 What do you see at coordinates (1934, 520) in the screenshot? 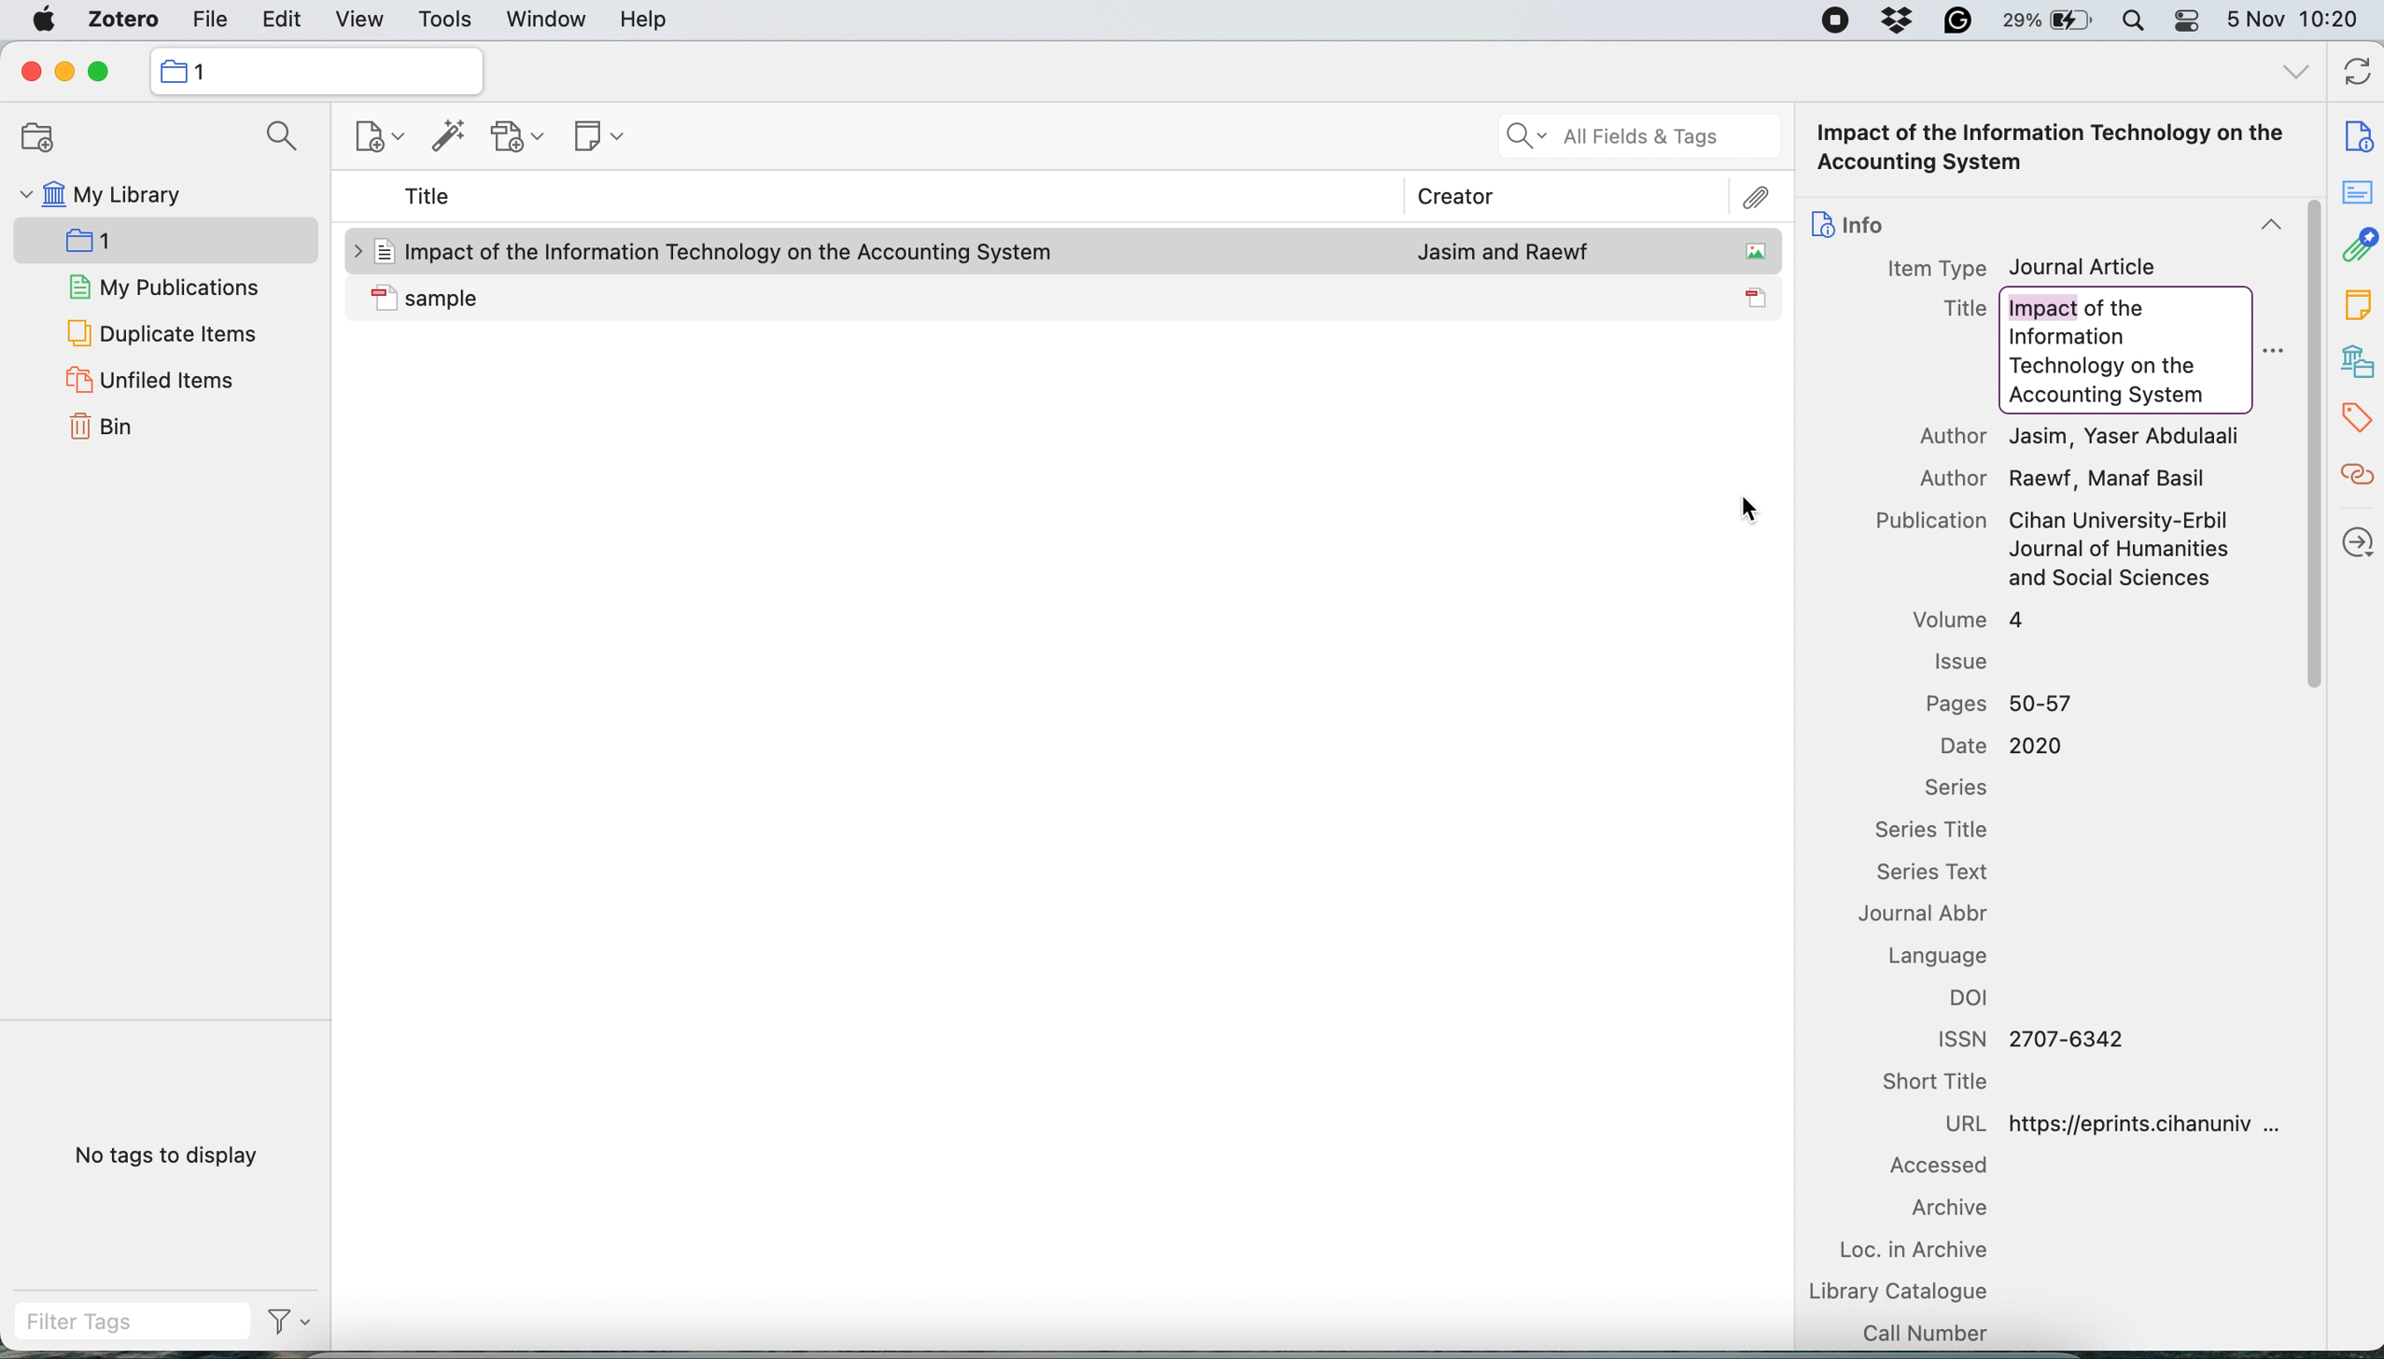
I see `Publication` at bounding box center [1934, 520].